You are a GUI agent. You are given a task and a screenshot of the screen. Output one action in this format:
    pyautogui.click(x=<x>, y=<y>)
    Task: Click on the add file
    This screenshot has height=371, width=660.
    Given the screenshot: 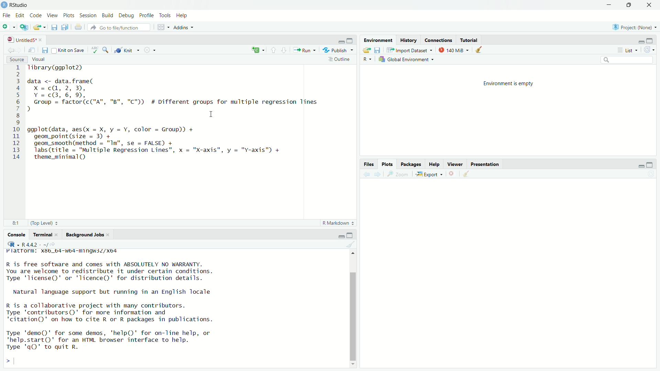 What is the action you would take?
    pyautogui.click(x=10, y=27)
    